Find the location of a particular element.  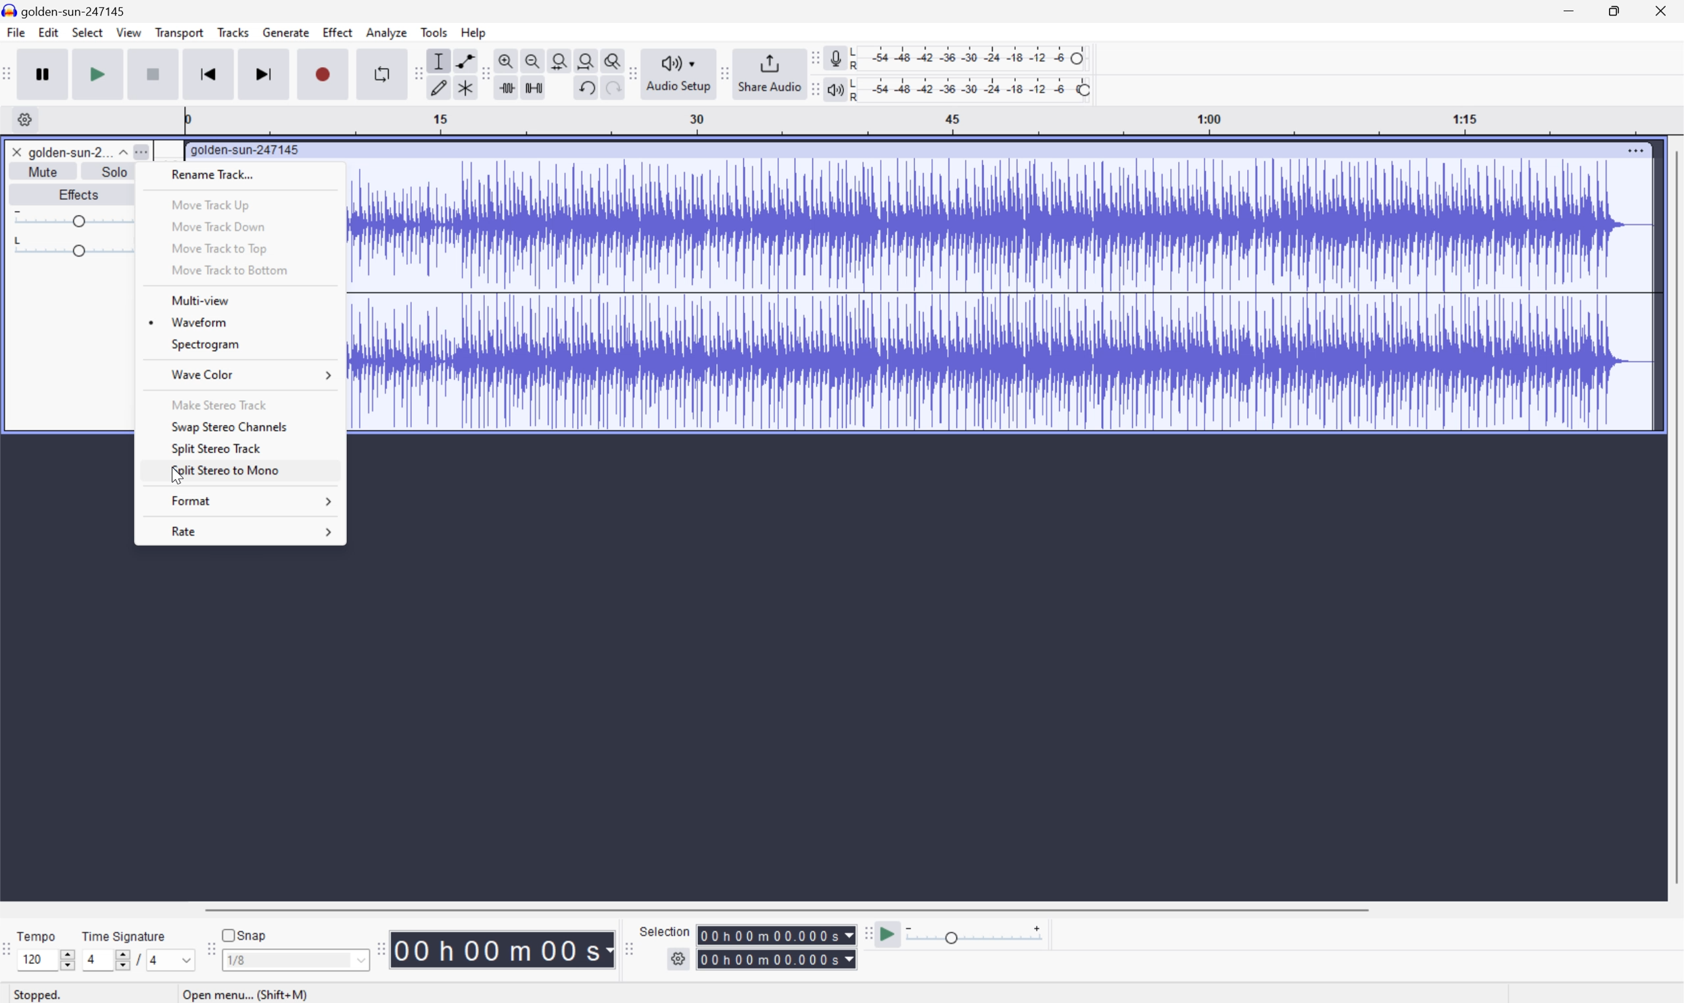

Skip to start is located at coordinates (210, 73).